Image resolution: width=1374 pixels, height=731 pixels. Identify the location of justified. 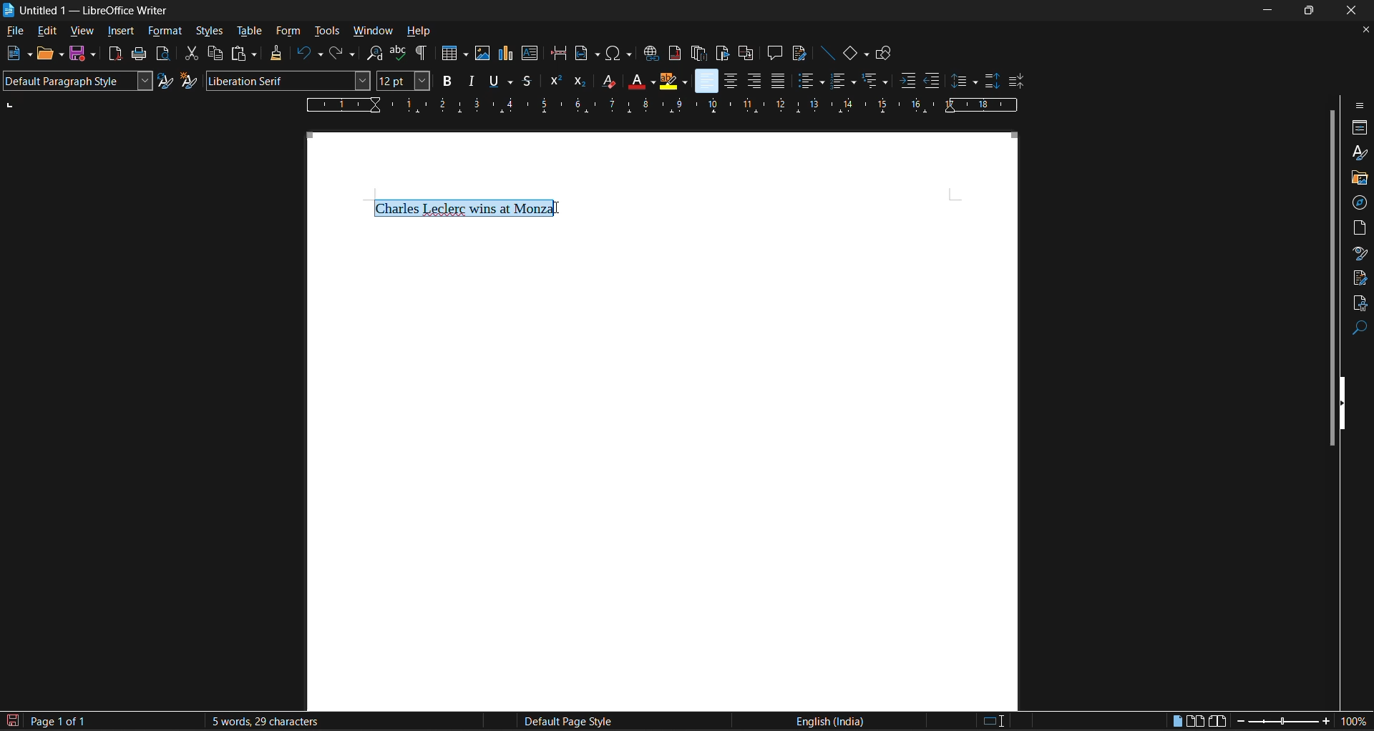
(779, 79).